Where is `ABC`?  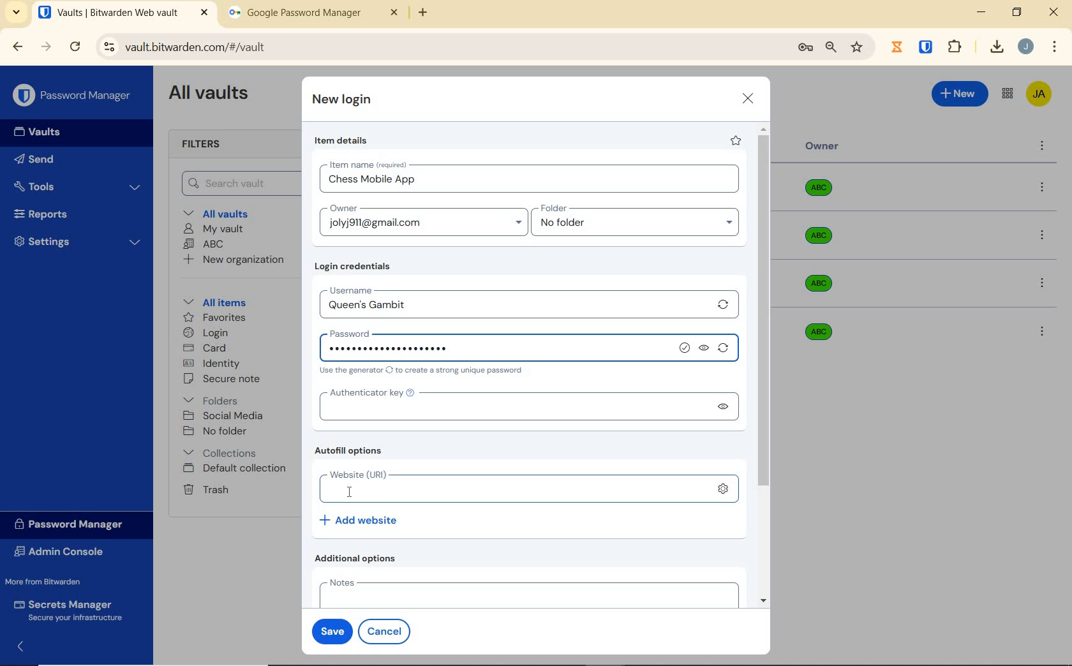 ABC is located at coordinates (204, 244).